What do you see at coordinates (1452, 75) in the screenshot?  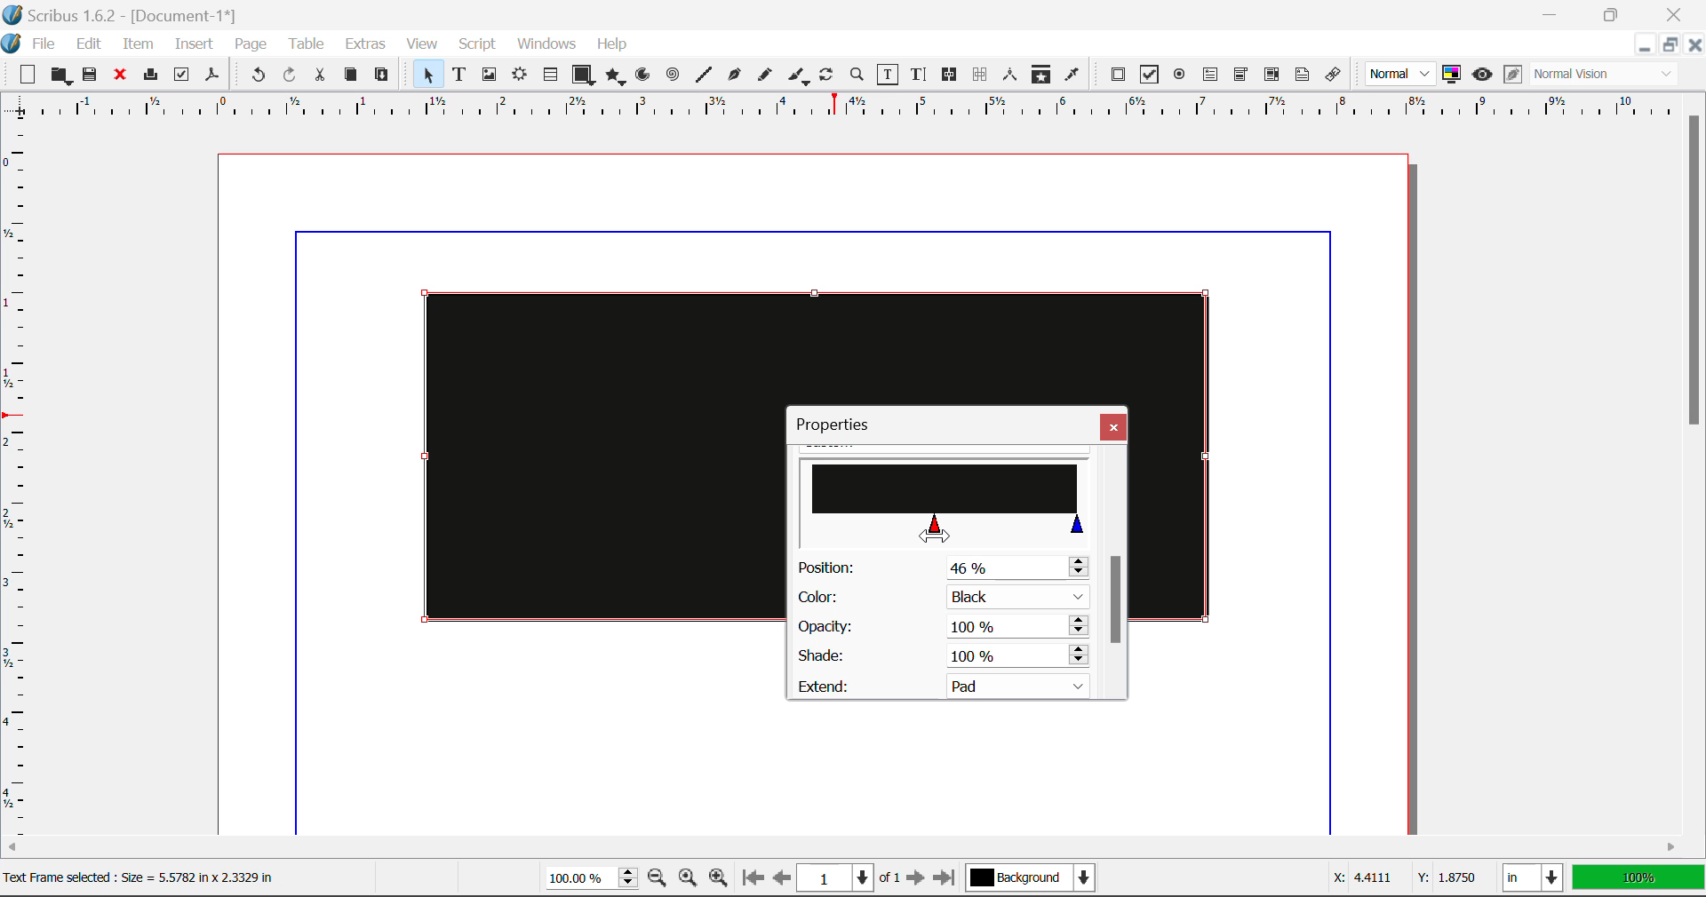 I see `Toggle Color Management` at bounding box center [1452, 75].